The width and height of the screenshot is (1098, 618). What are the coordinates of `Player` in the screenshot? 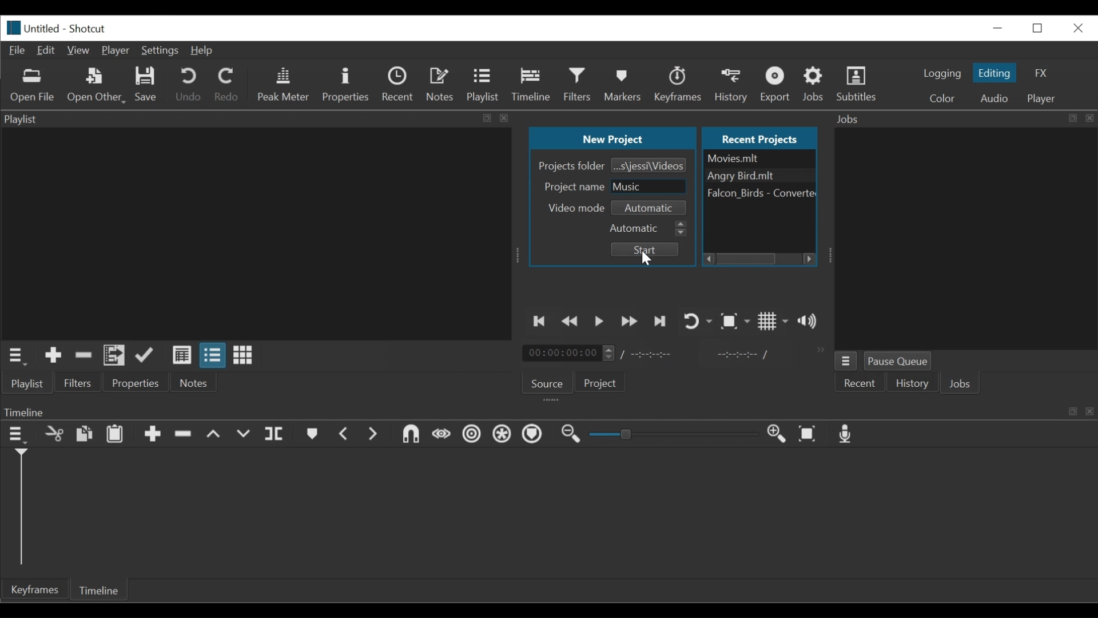 It's located at (1041, 100).